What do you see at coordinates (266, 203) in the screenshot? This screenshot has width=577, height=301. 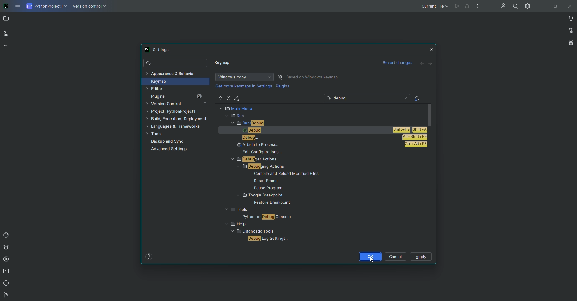 I see `FILE NAME` at bounding box center [266, 203].